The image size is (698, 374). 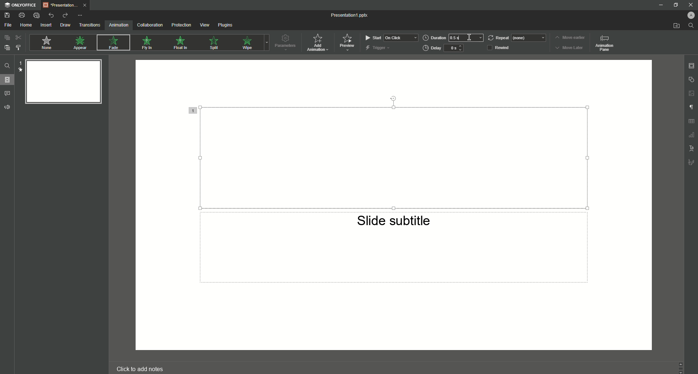 I want to click on Choose Style, so click(x=19, y=48).